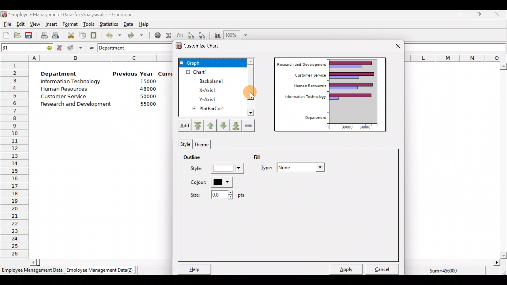 This screenshot has width=507, height=285. Describe the element at coordinates (30, 36) in the screenshot. I see `Save the current workbook` at that location.